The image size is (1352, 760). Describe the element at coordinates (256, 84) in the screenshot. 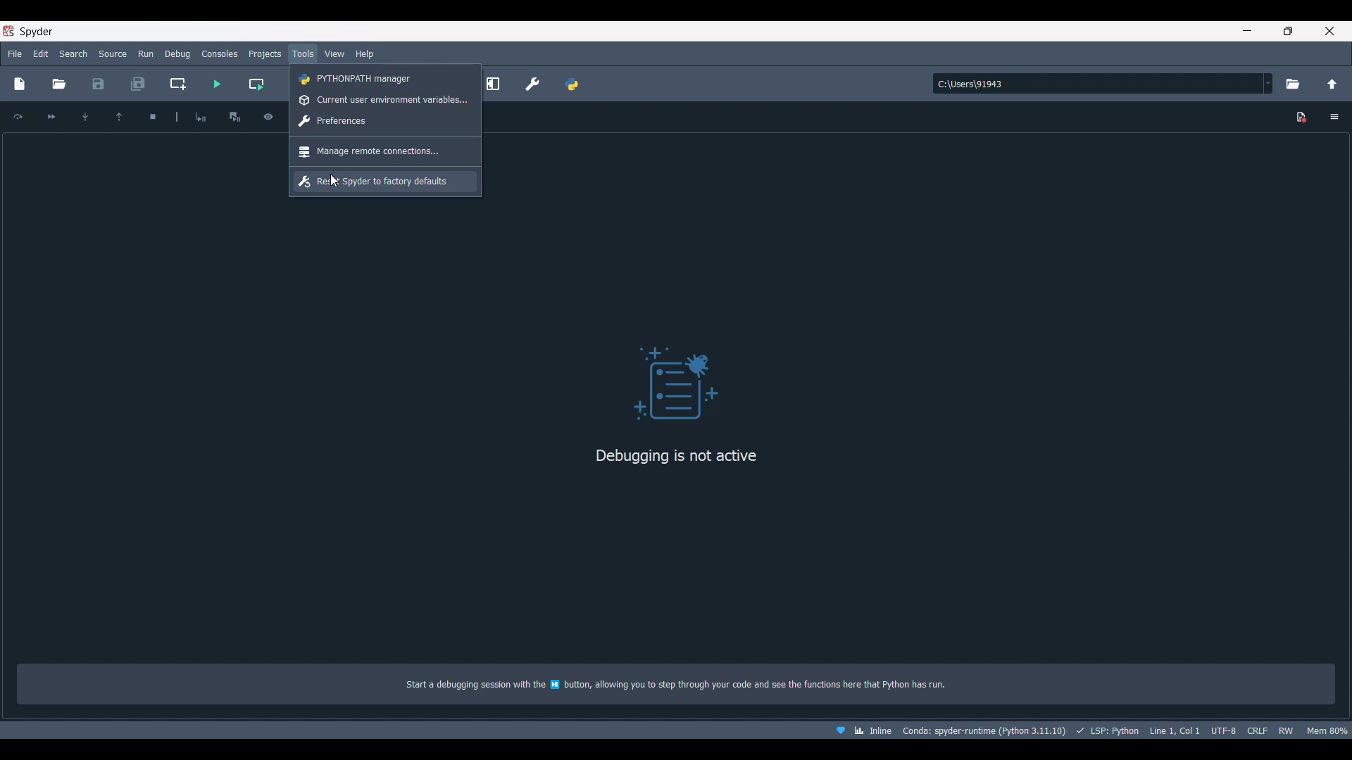

I see `Run current cell` at that location.